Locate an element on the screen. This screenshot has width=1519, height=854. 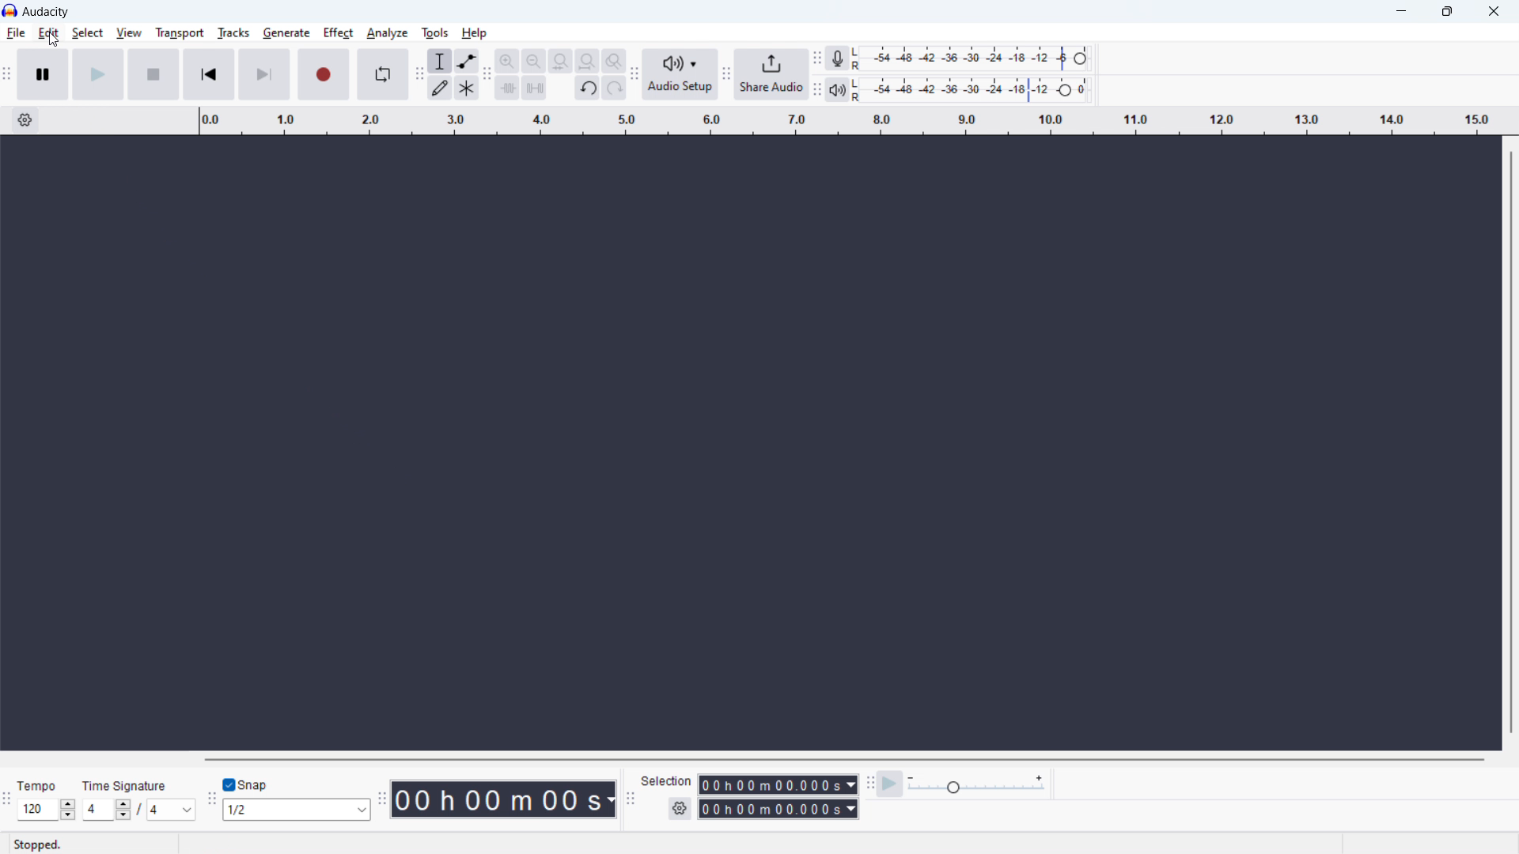
selection settings is located at coordinates (679, 809).